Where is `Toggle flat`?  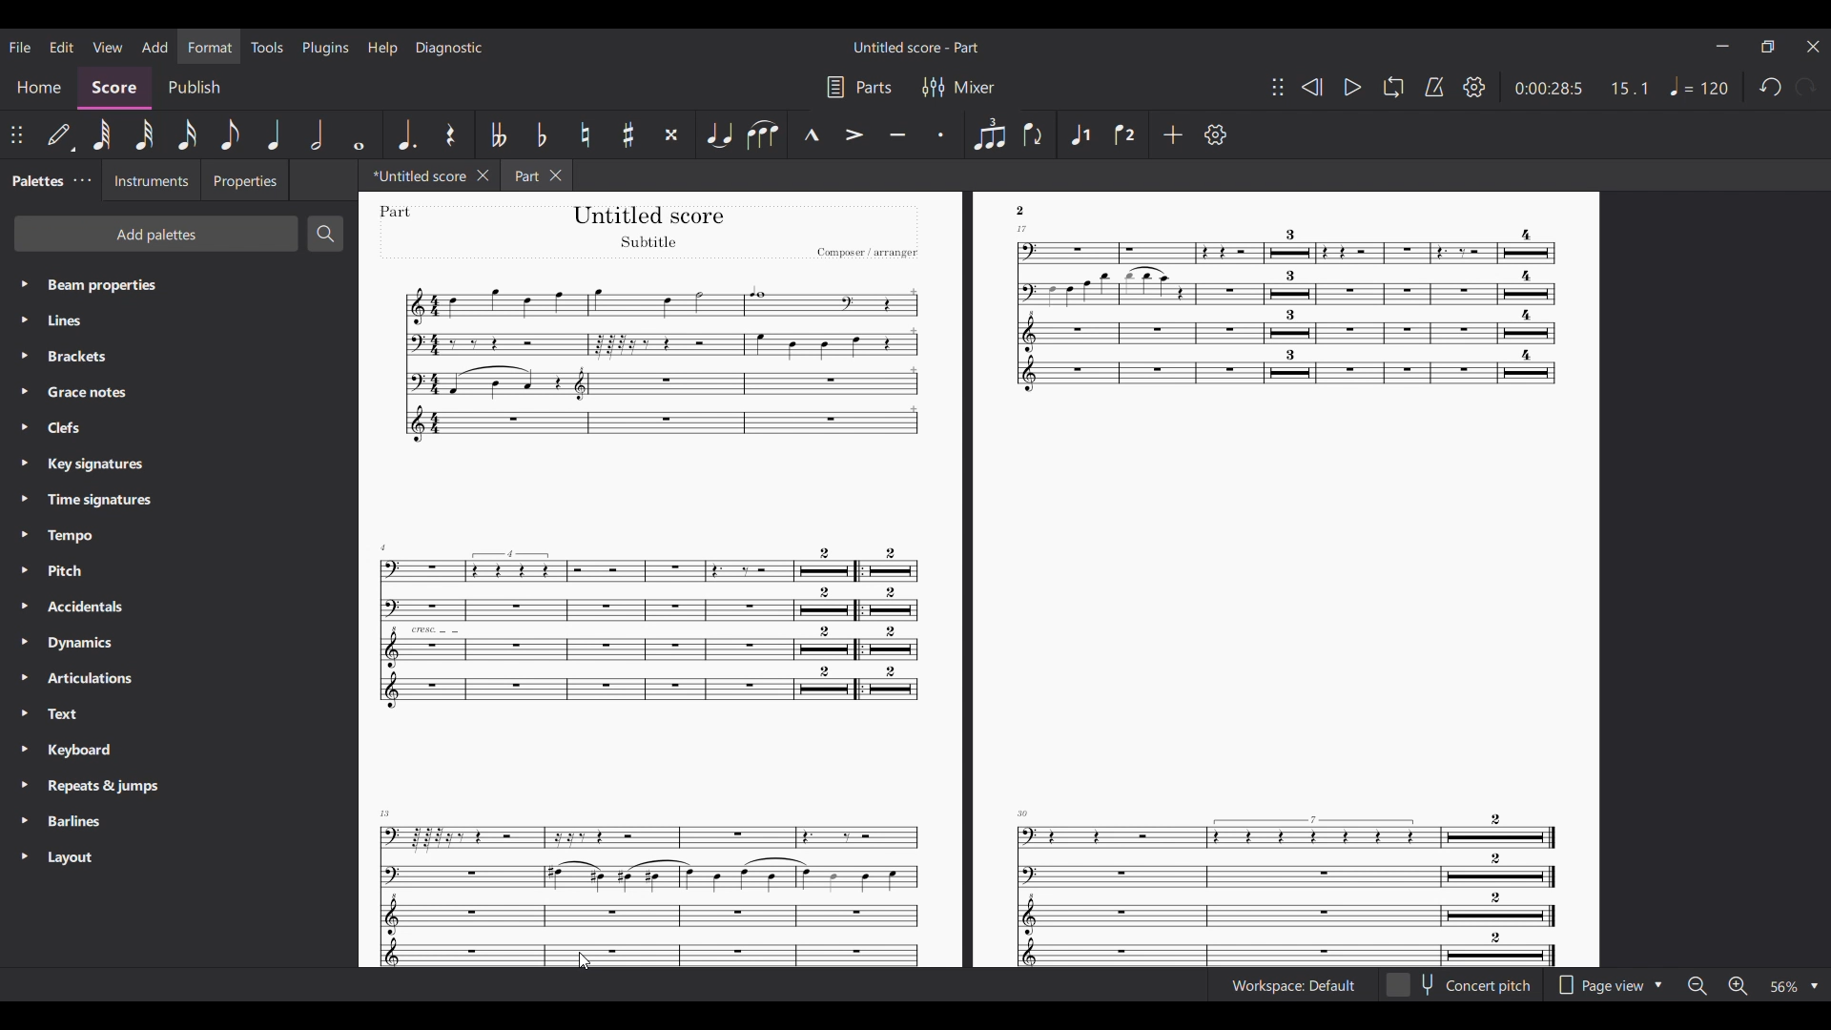
Toggle flat is located at coordinates (543, 135).